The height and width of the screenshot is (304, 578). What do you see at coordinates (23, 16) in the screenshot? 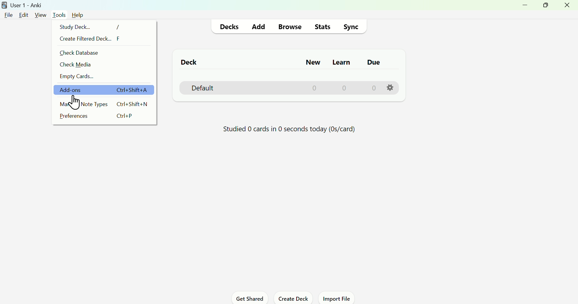
I see `Edit` at bounding box center [23, 16].